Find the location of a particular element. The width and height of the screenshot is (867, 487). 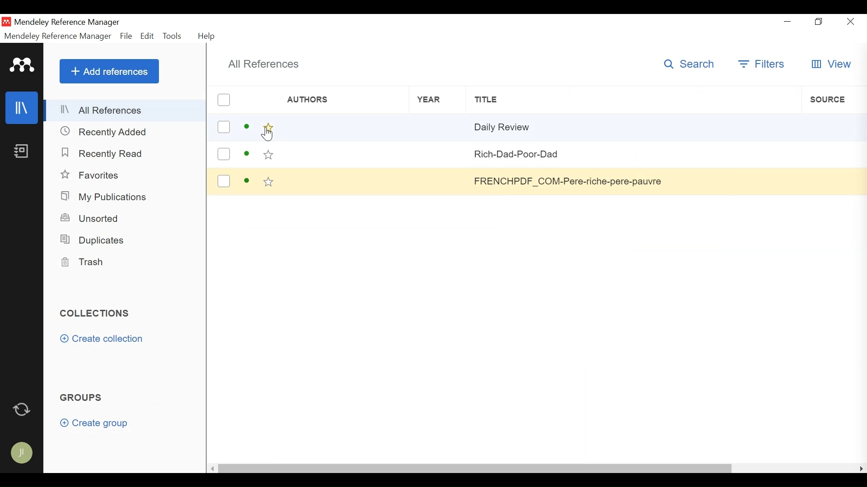

Filter is located at coordinates (764, 64).